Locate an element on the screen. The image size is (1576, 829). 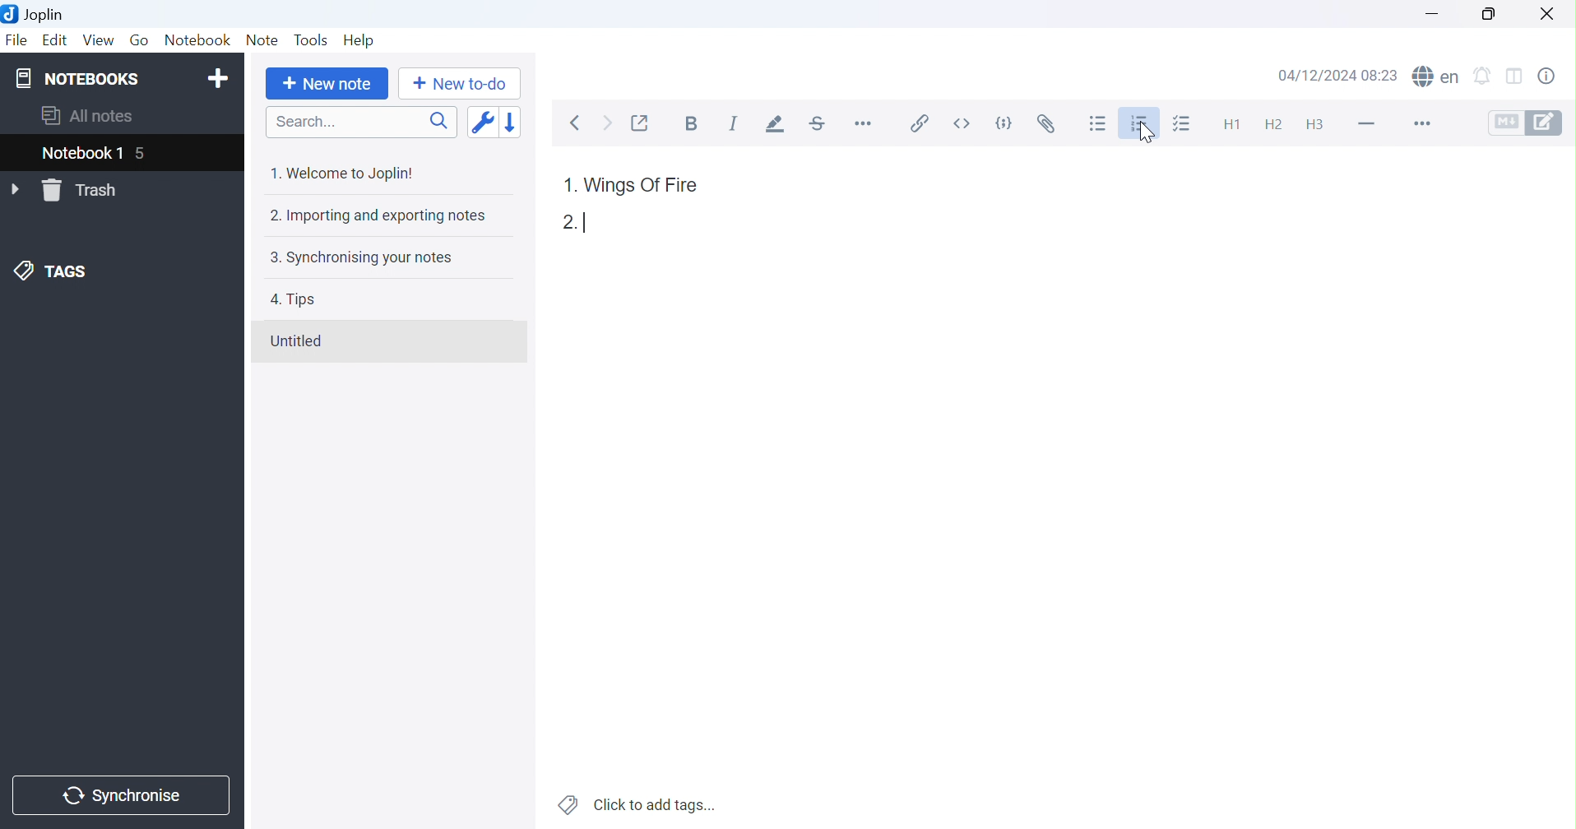
Drop Down is located at coordinates (16, 190).